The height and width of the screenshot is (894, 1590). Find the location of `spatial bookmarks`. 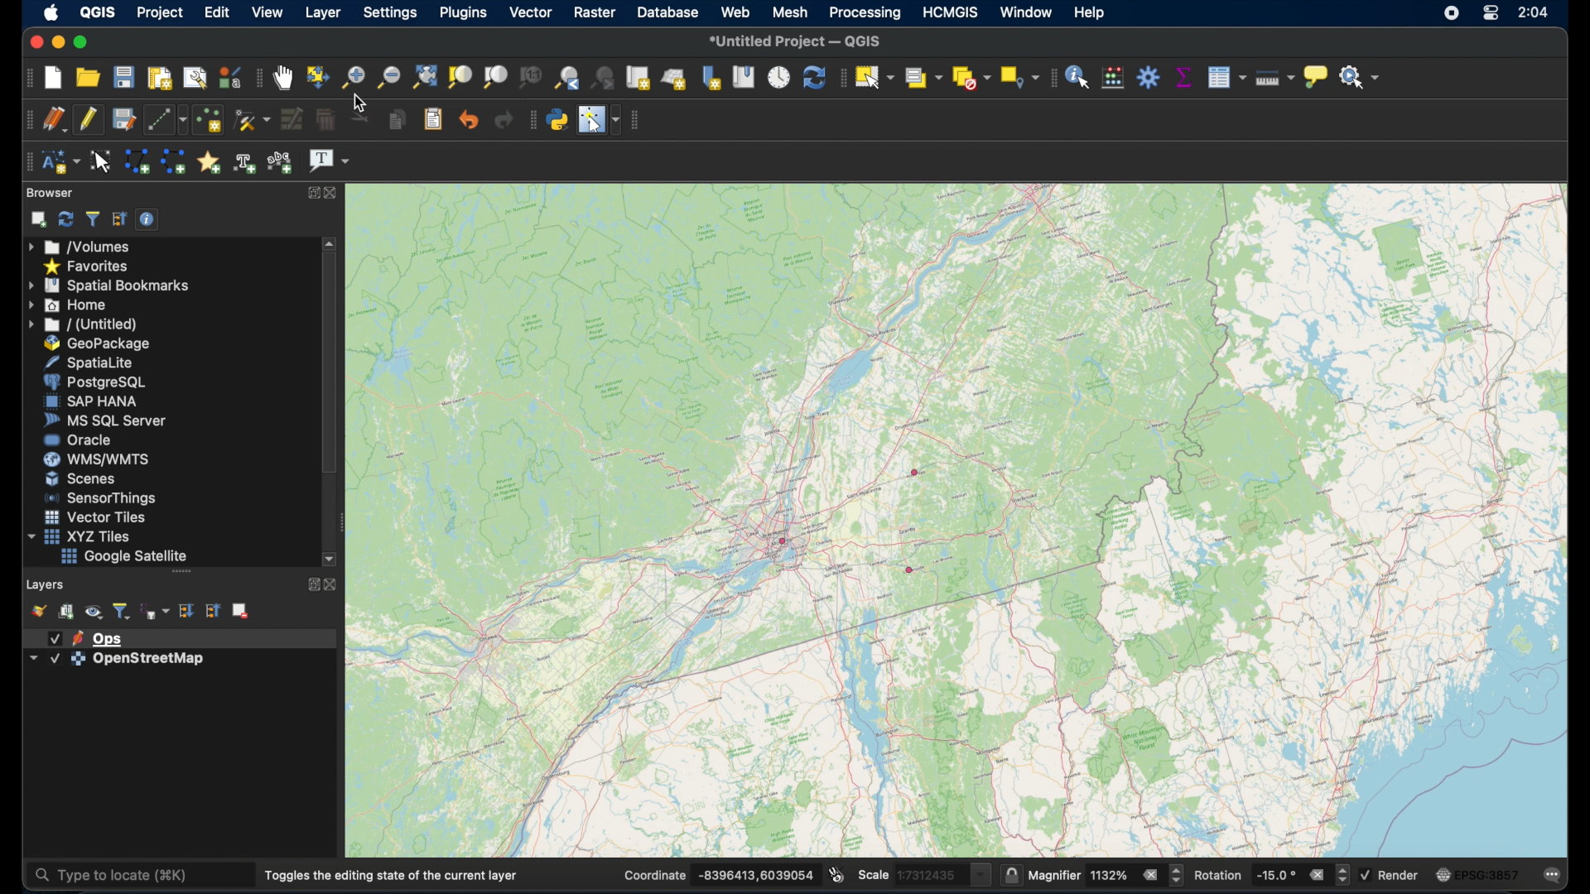

spatial bookmarks is located at coordinates (108, 286).